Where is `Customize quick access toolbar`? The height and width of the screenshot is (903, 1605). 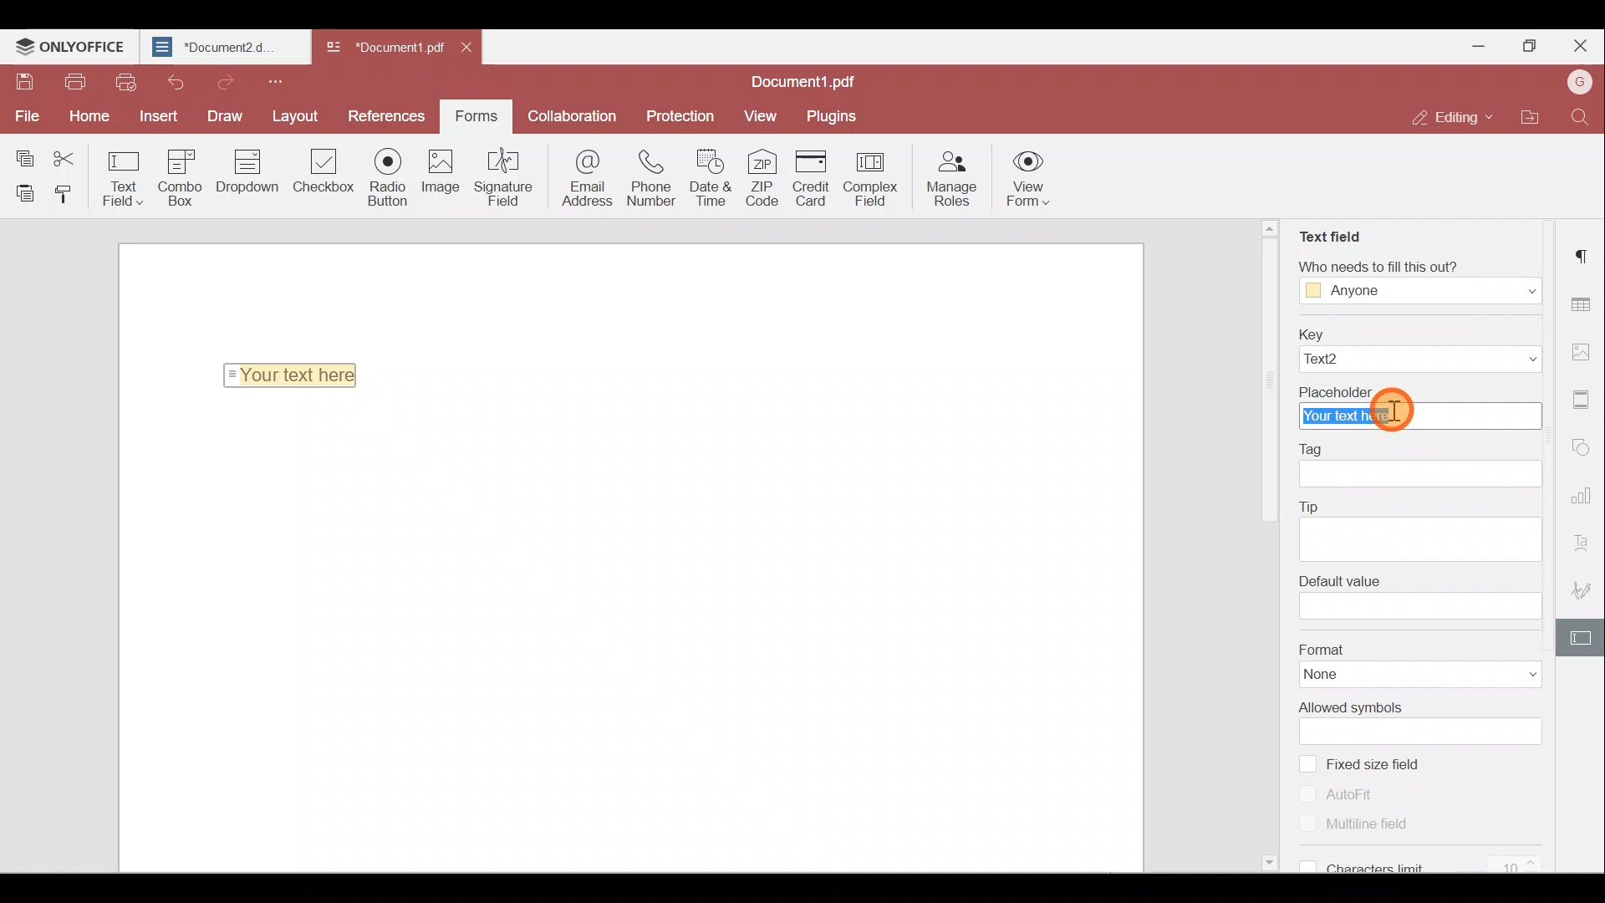
Customize quick access toolbar is located at coordinates (281, 80).